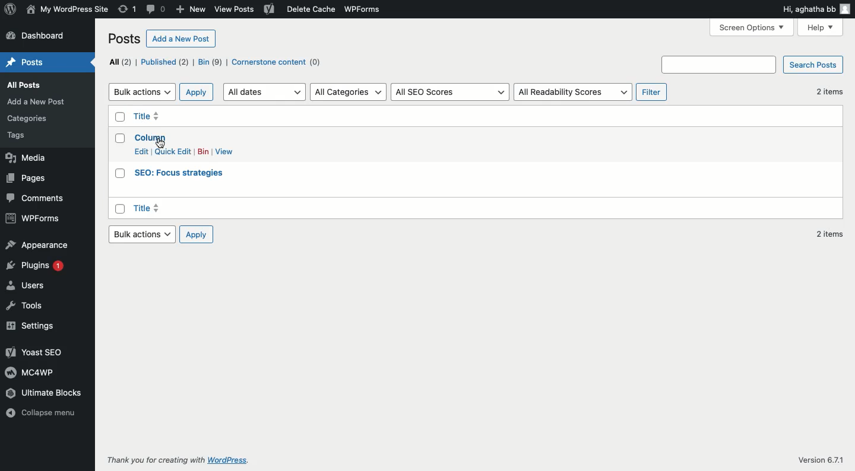 This screenshot has width=855, height=471. What do you see at coordinates (197, 234) in the screenshot?
I see `Apply` at bounding box center [197, 234].